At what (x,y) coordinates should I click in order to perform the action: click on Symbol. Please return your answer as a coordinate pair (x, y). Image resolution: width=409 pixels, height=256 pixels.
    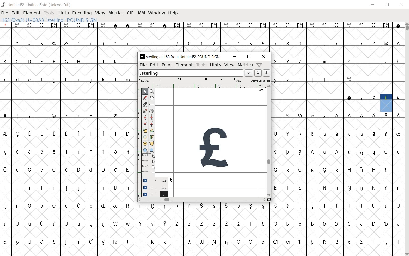
    Looking at the image, I should click on (91, 116).